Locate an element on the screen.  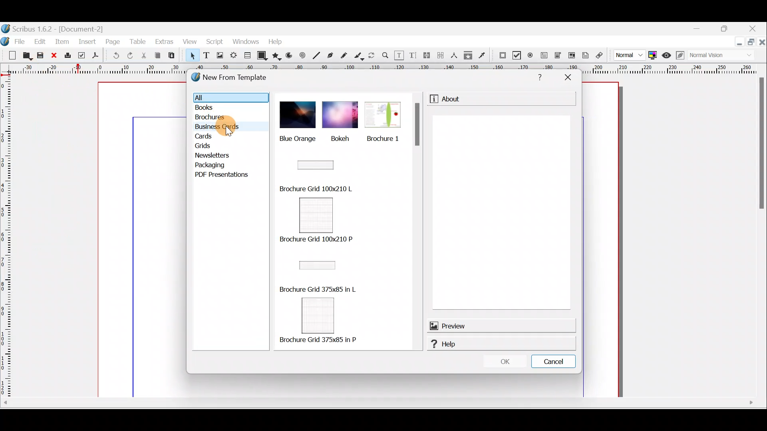
Table is located at coordinates (246, 56).